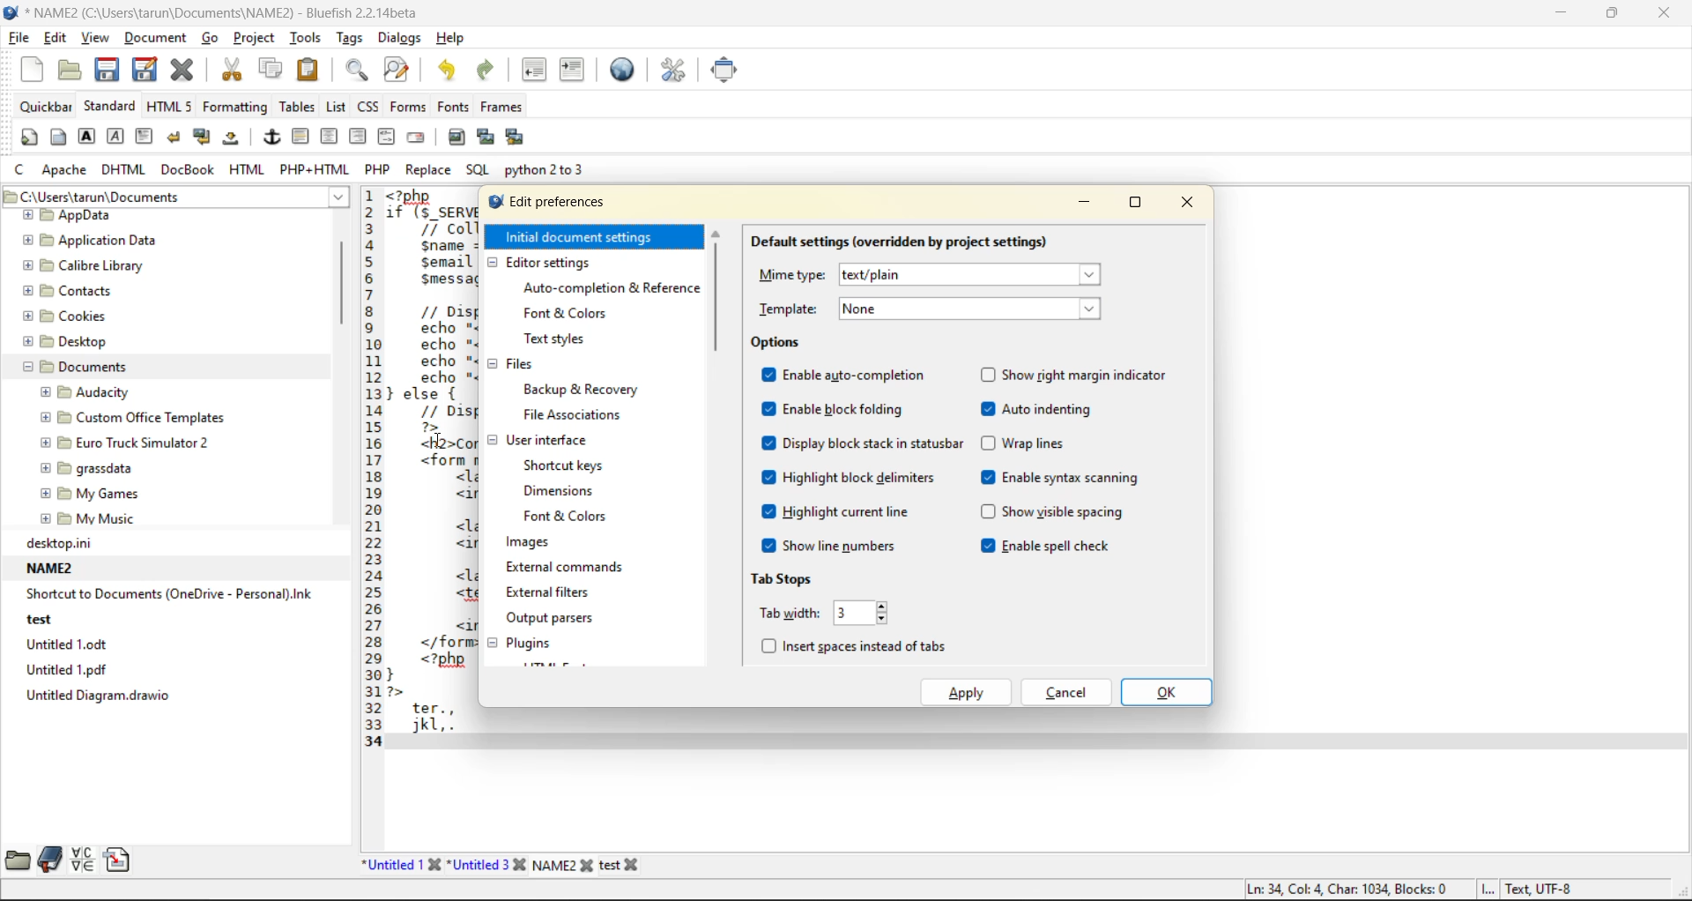 Image resolution: width=1692 pixels, height=901 pixels. What do you see at coordinates (853, 646) in the screenshot?
I see `insert spaces instead of tabs` at bounding box center [853, 646].